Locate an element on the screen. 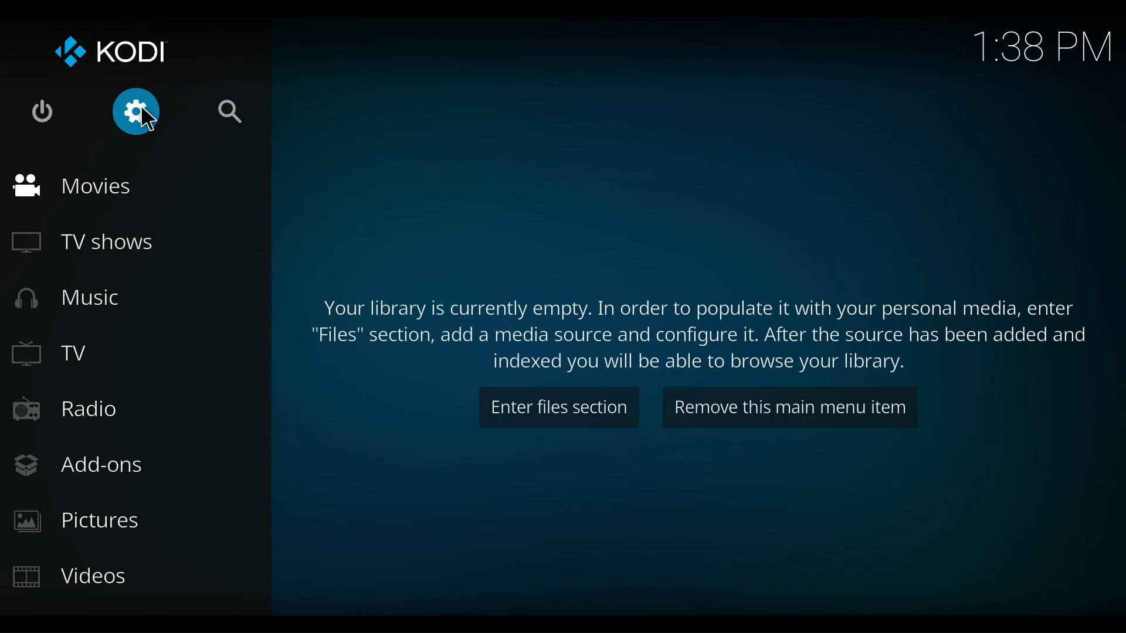  Your library is currently empty. In order to populate it with your personal media, enter is located at coordinates (699, 308).